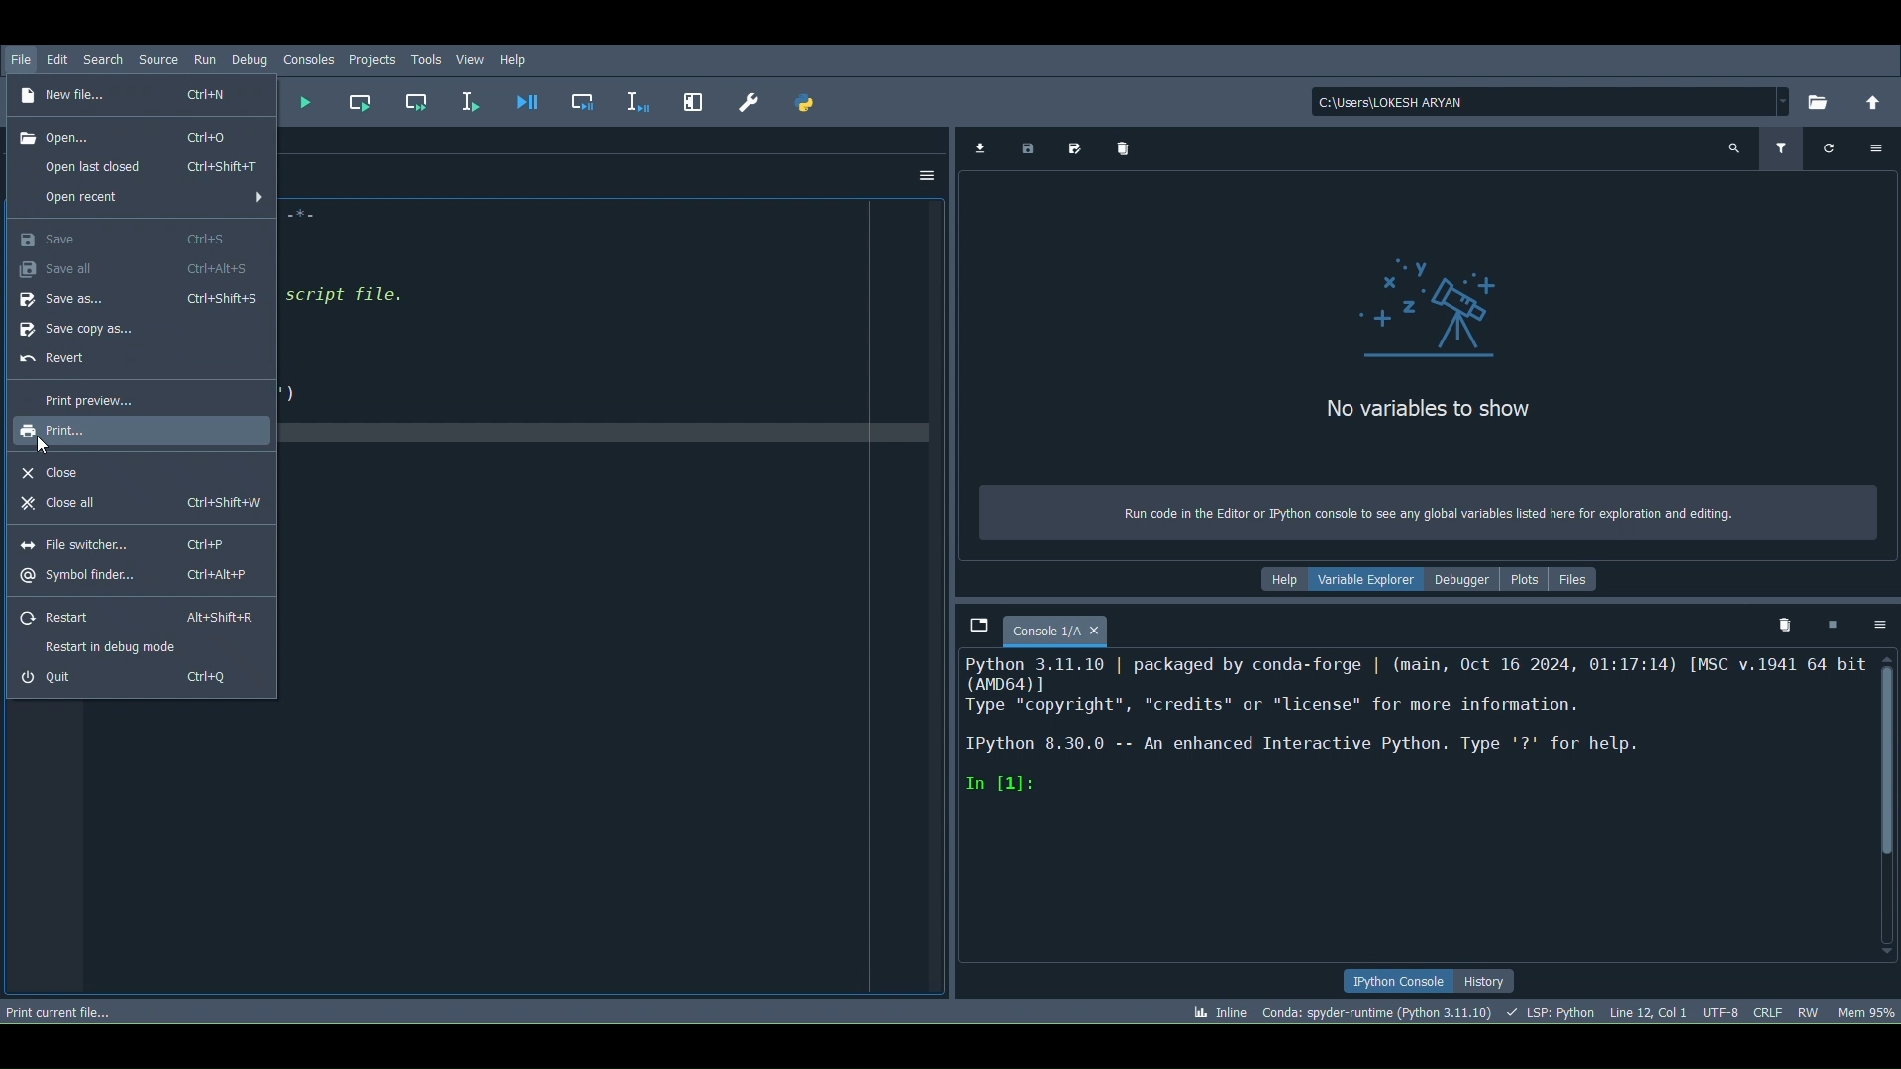 This screenshot has width=1901, height=1069. What do you see at coordinates (1875, 149) in the screenshot?
I see `Options` at bounding box center [1875, 149].